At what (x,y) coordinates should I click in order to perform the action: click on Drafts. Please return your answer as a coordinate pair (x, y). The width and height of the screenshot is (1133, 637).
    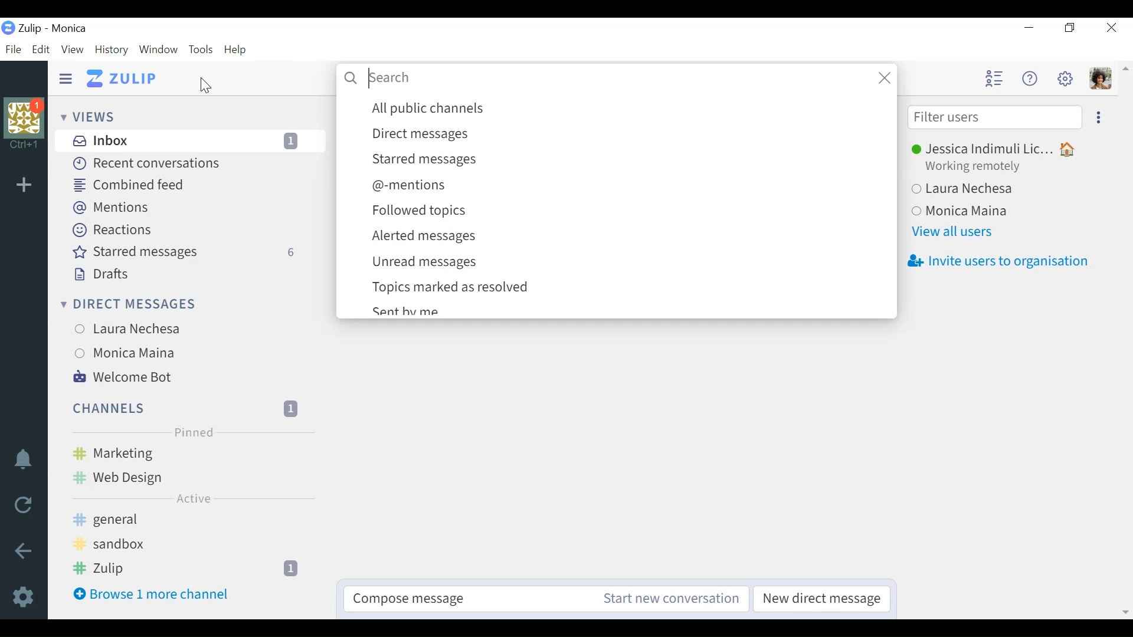
    Looking at the image, I should click on (98, 275).